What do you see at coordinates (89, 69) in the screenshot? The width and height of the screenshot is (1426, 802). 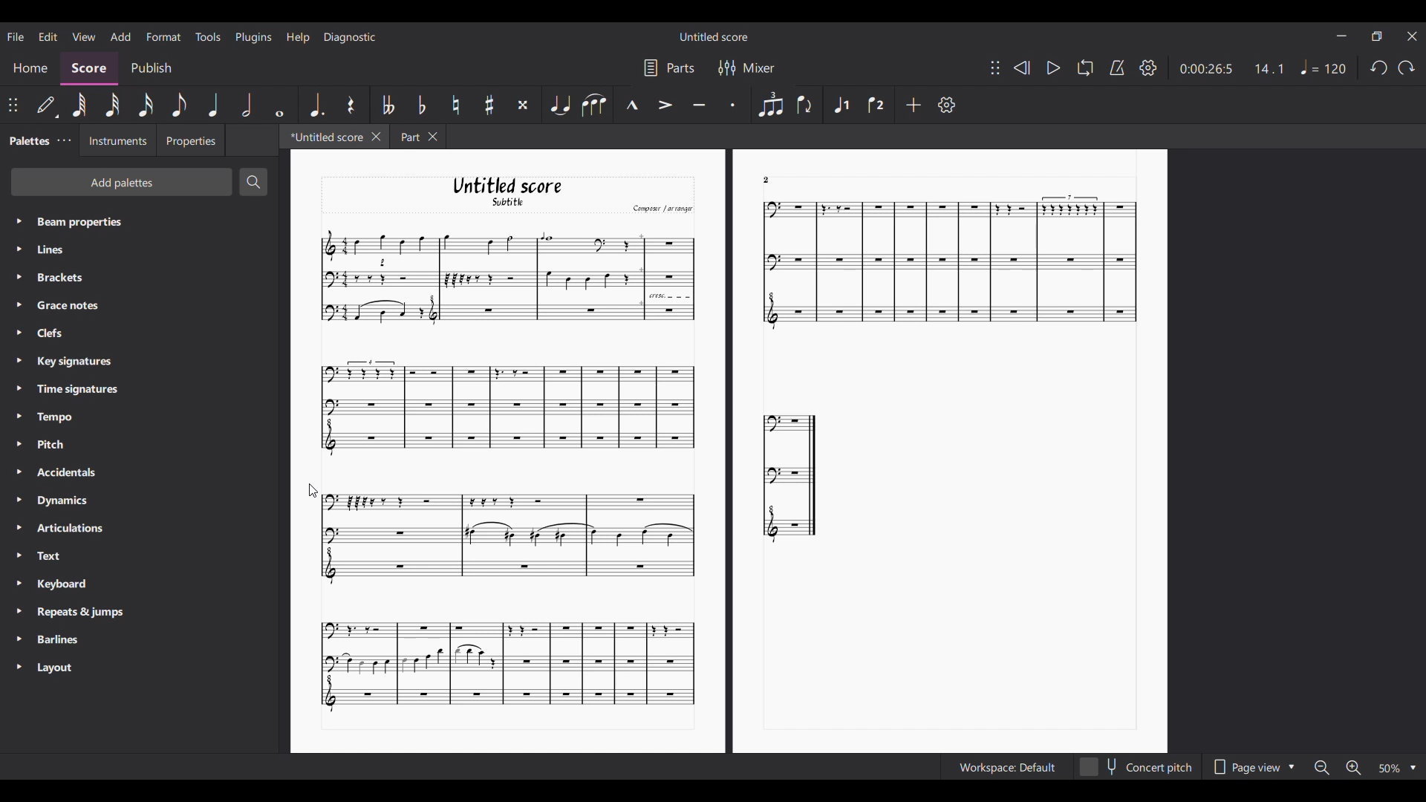 I see `Score ` at bounding box center [89, 69].